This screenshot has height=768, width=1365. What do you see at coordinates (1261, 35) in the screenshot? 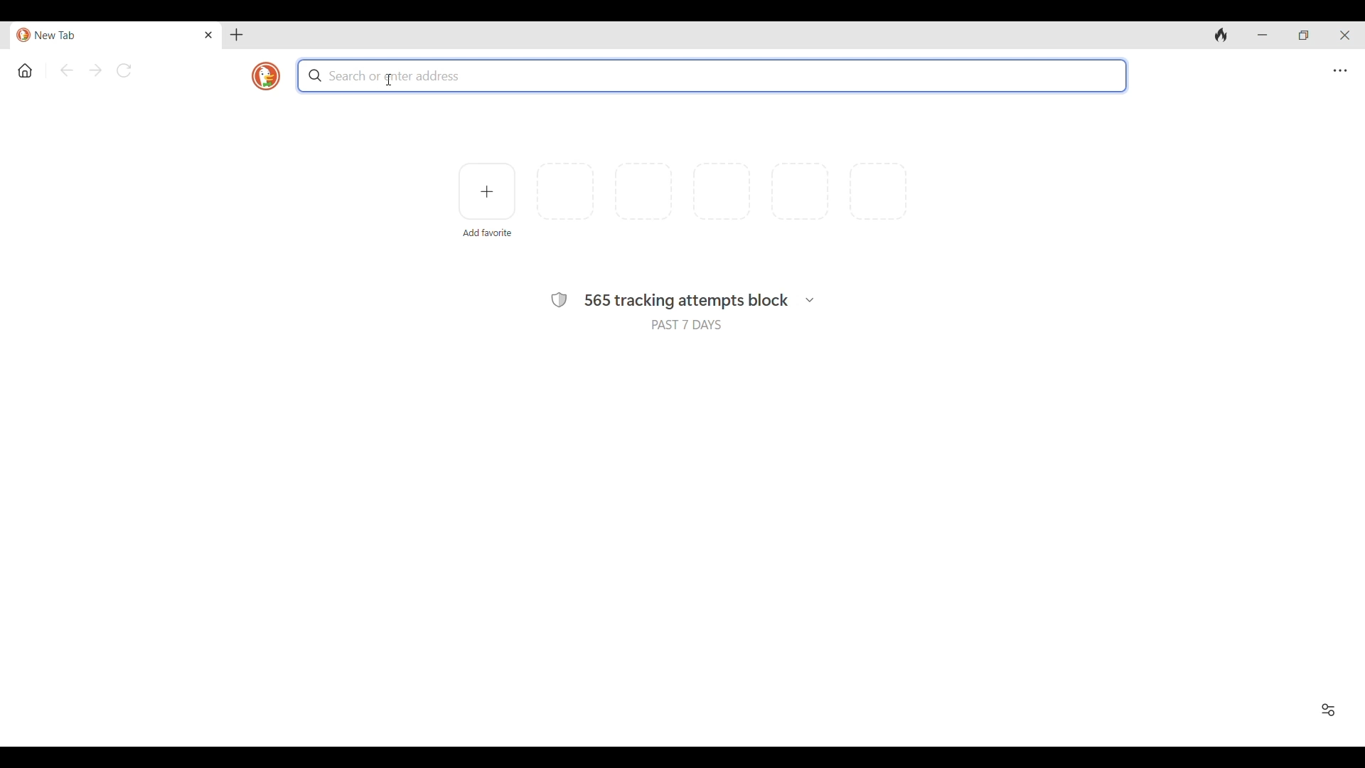
I see `Minimize` at bounding box center [1261, 35].